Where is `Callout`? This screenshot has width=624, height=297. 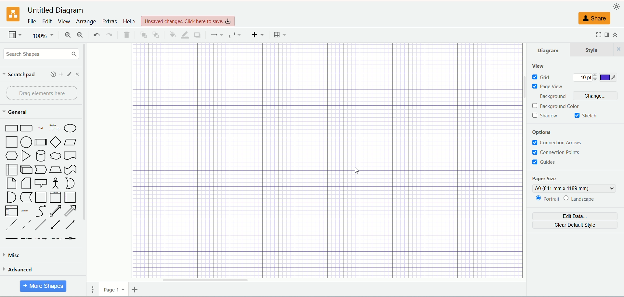
Callout is located at coordinates (41, 184).